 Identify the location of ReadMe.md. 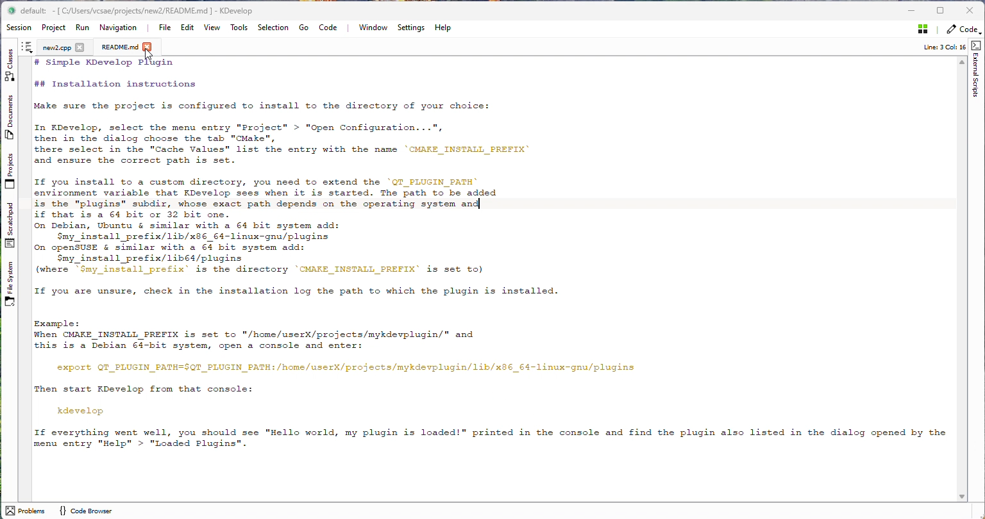
(121, 48).